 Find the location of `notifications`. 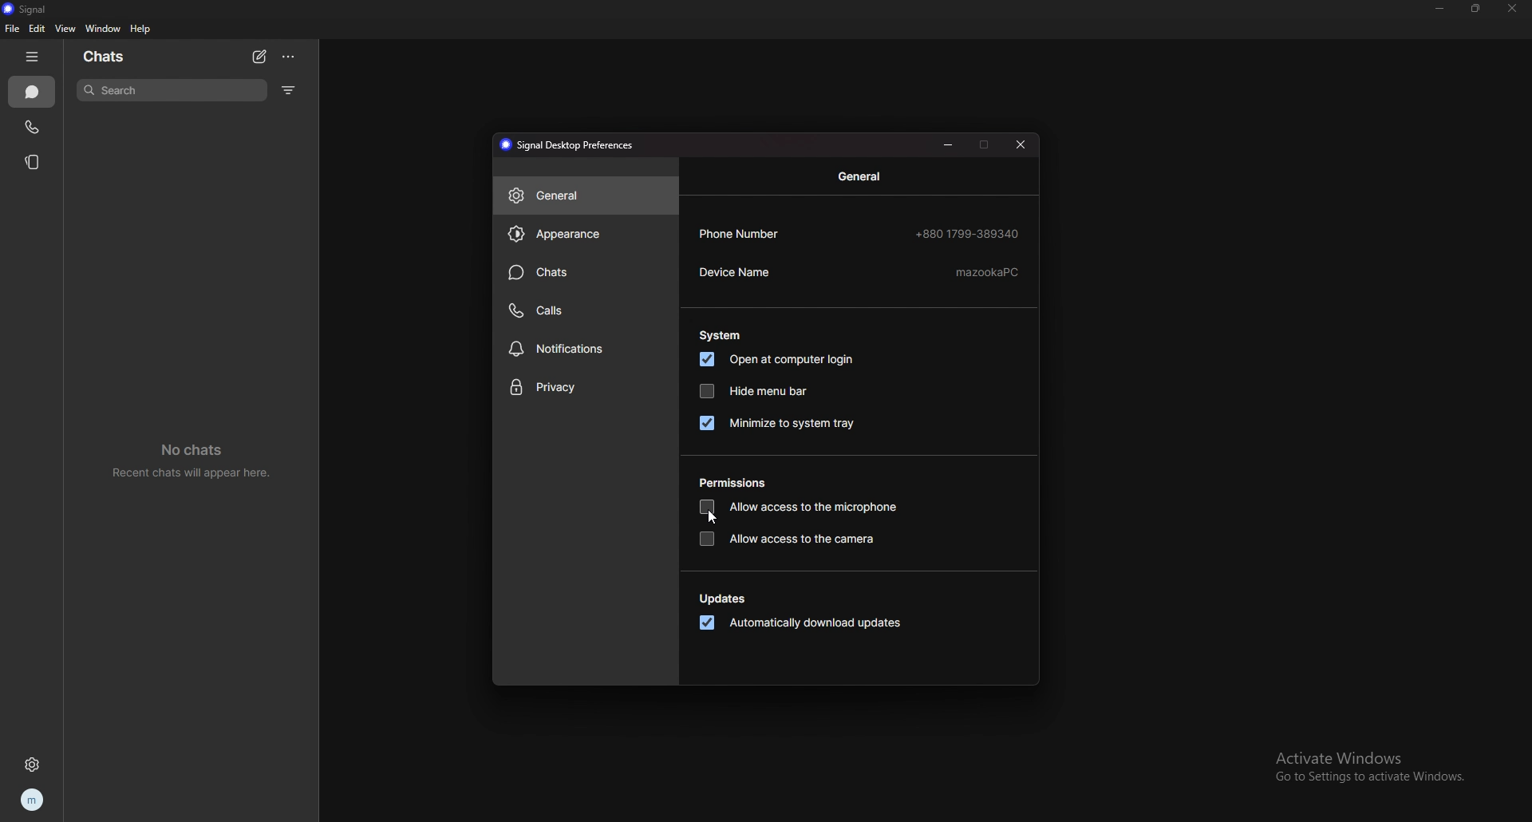

notifications is located at coordinates (584, 348).